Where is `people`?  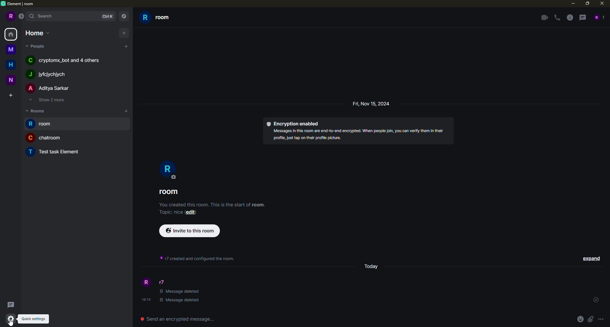
people is located at coordinates (66, 60).